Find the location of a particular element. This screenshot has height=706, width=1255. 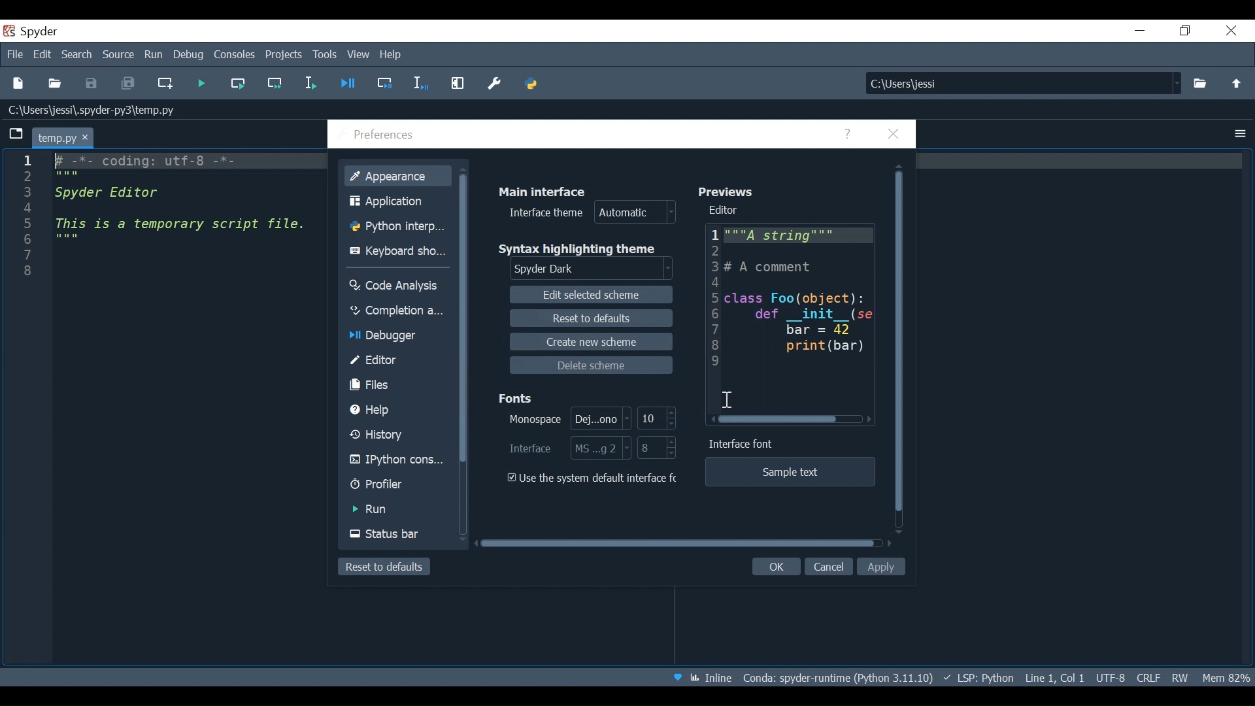

Source is located at coordinates (119, 56).